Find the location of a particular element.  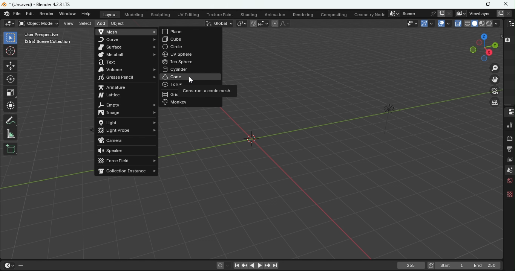

Circle is located at coordinates (191, 47).